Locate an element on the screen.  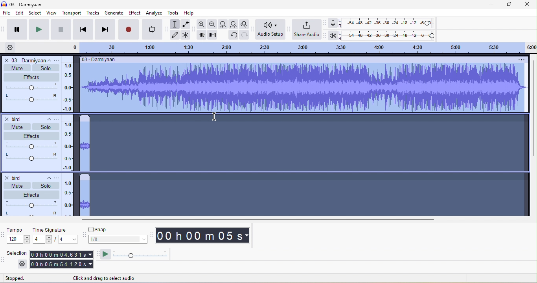
record is located at coordinates (130, 29).